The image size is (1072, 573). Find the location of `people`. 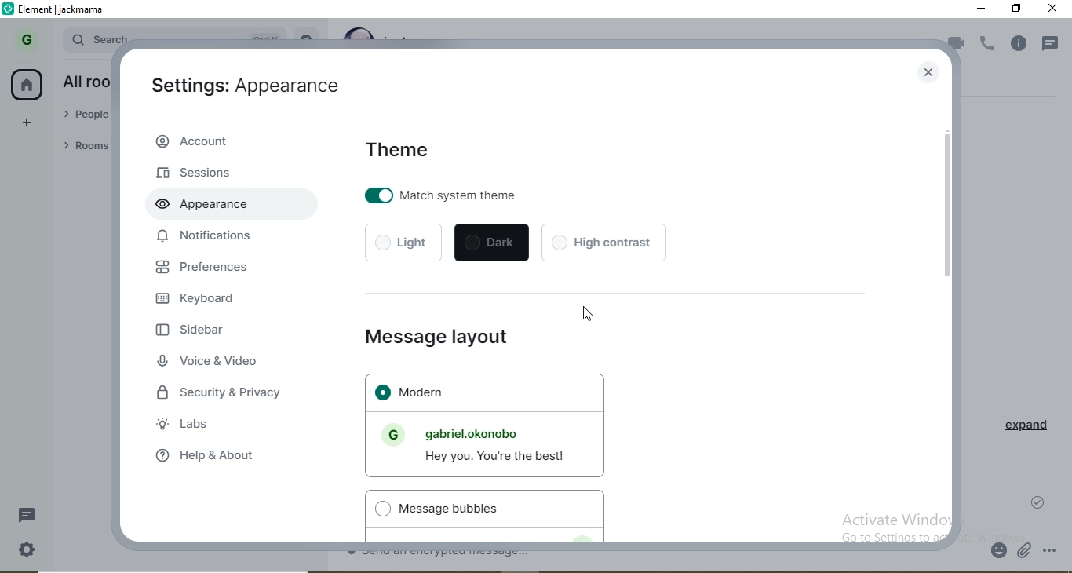

people is located at coordinates (86, 116).